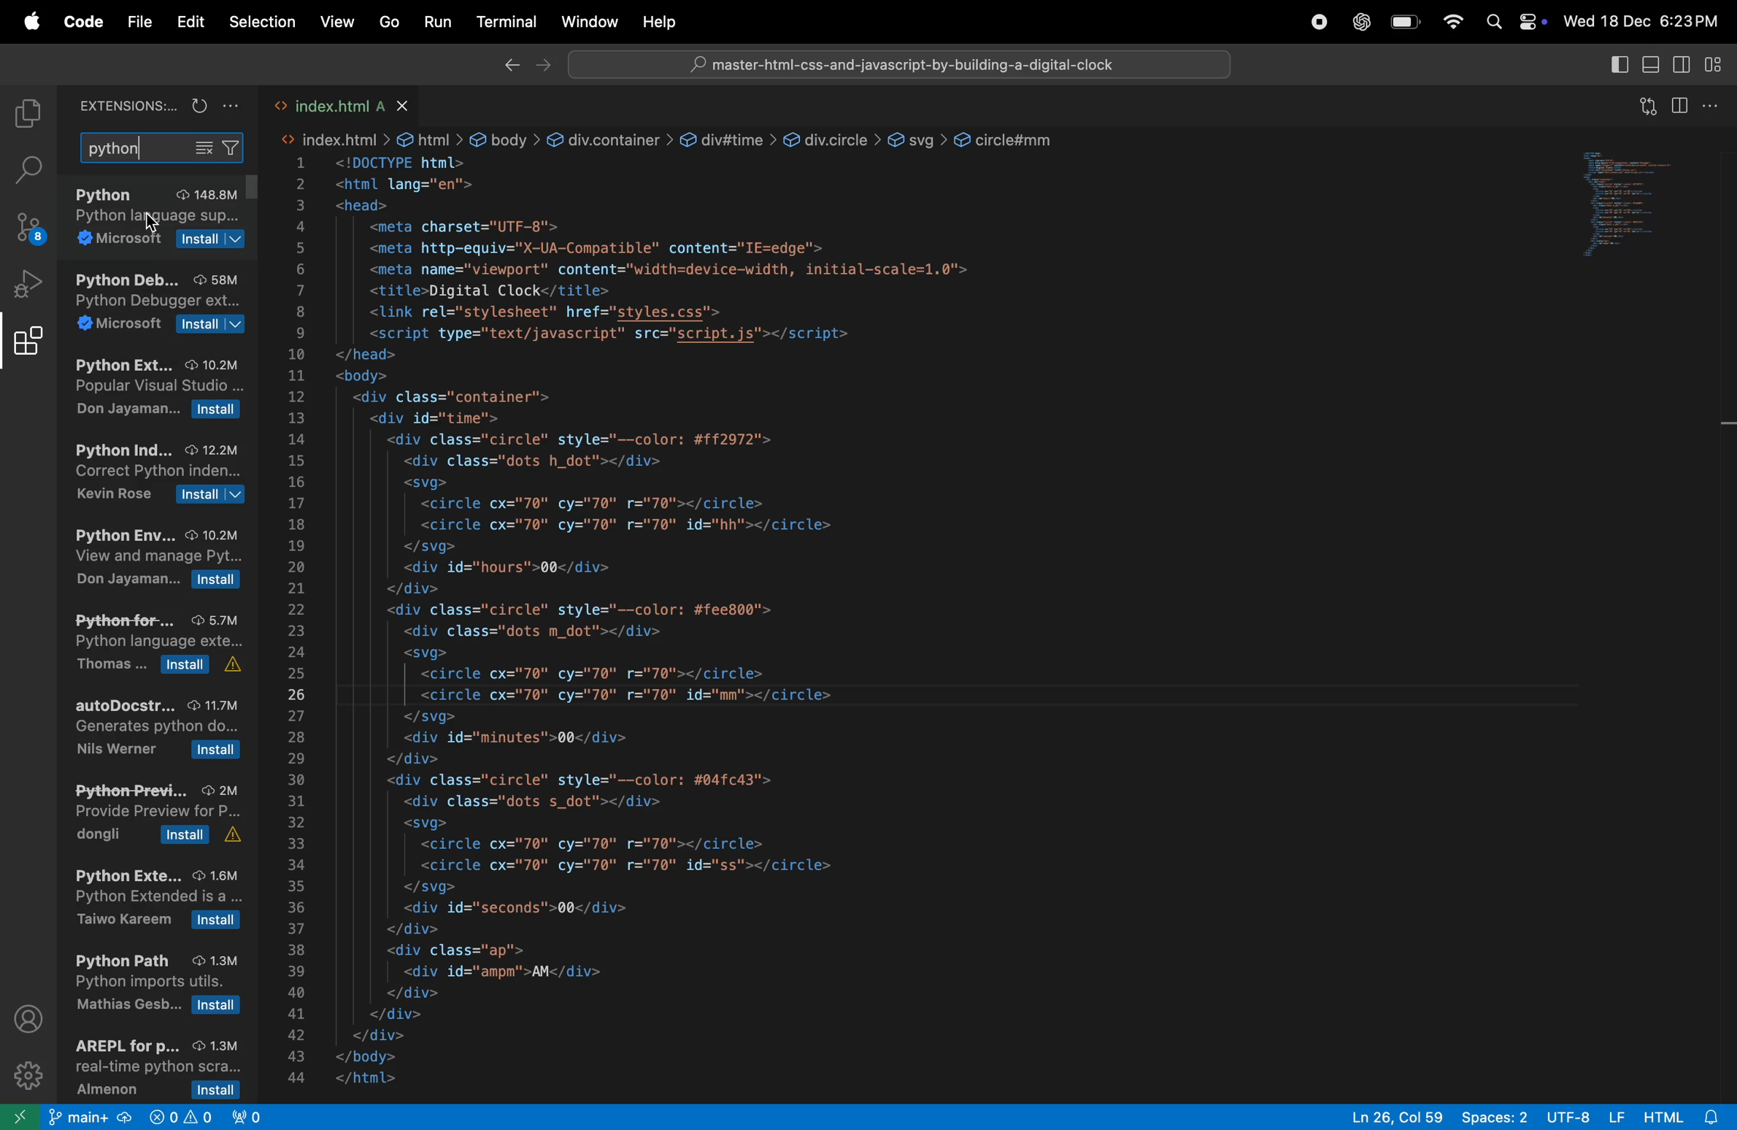  Describe the element at coordinates (1647, 20) in the screenshot. I see `date and time` at that location.